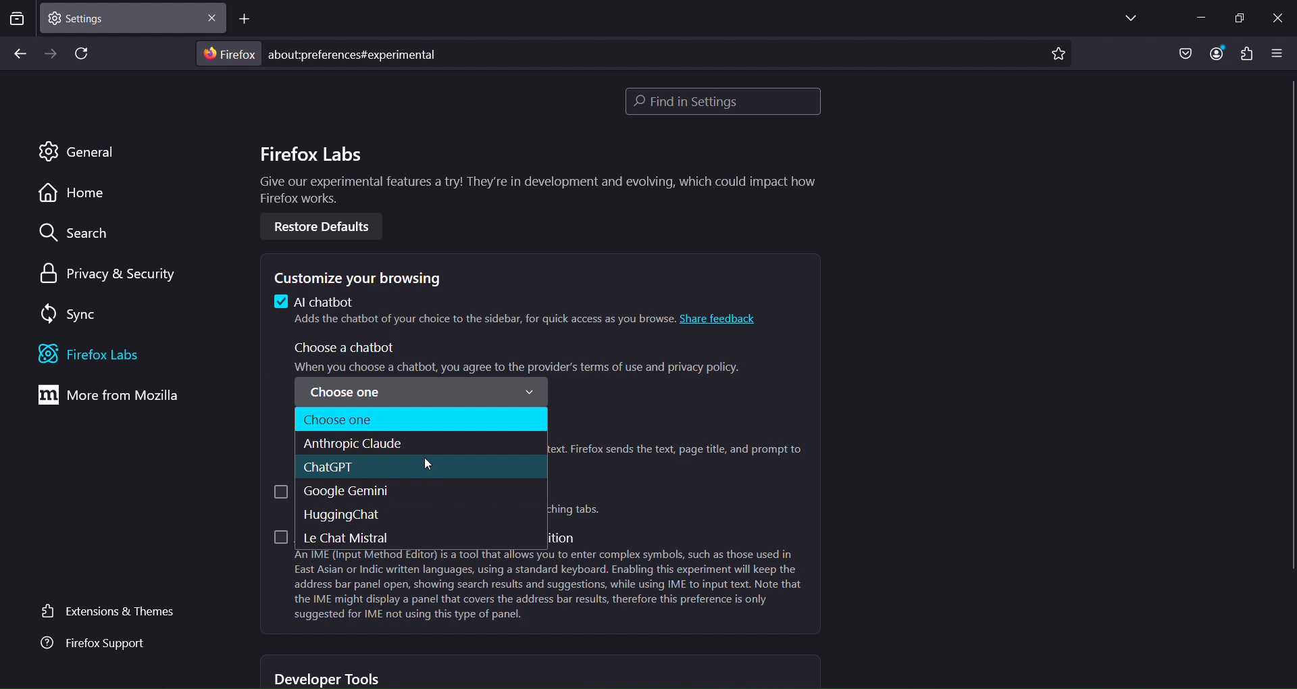 Image resolution: width=1297 pixels, height=689 pixels. Describe the element at coordinates (420, 390) in the screenshot. I see `Choose one ` at that location.